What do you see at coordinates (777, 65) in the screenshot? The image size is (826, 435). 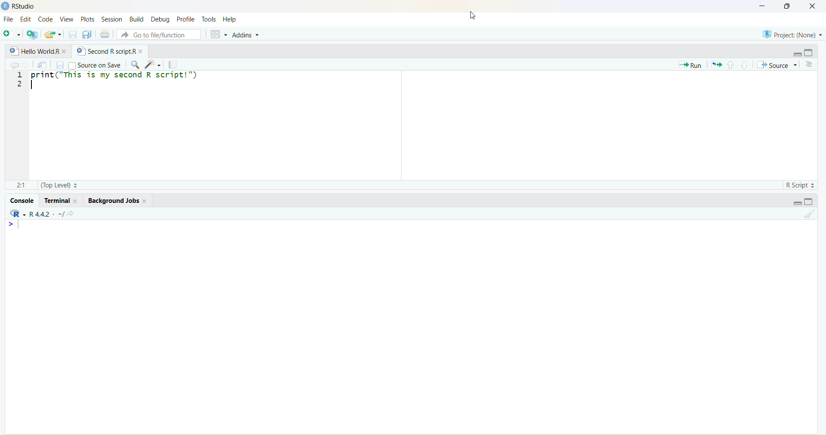 I see `Source the contents of the active document` at bounding box center [777, 65].